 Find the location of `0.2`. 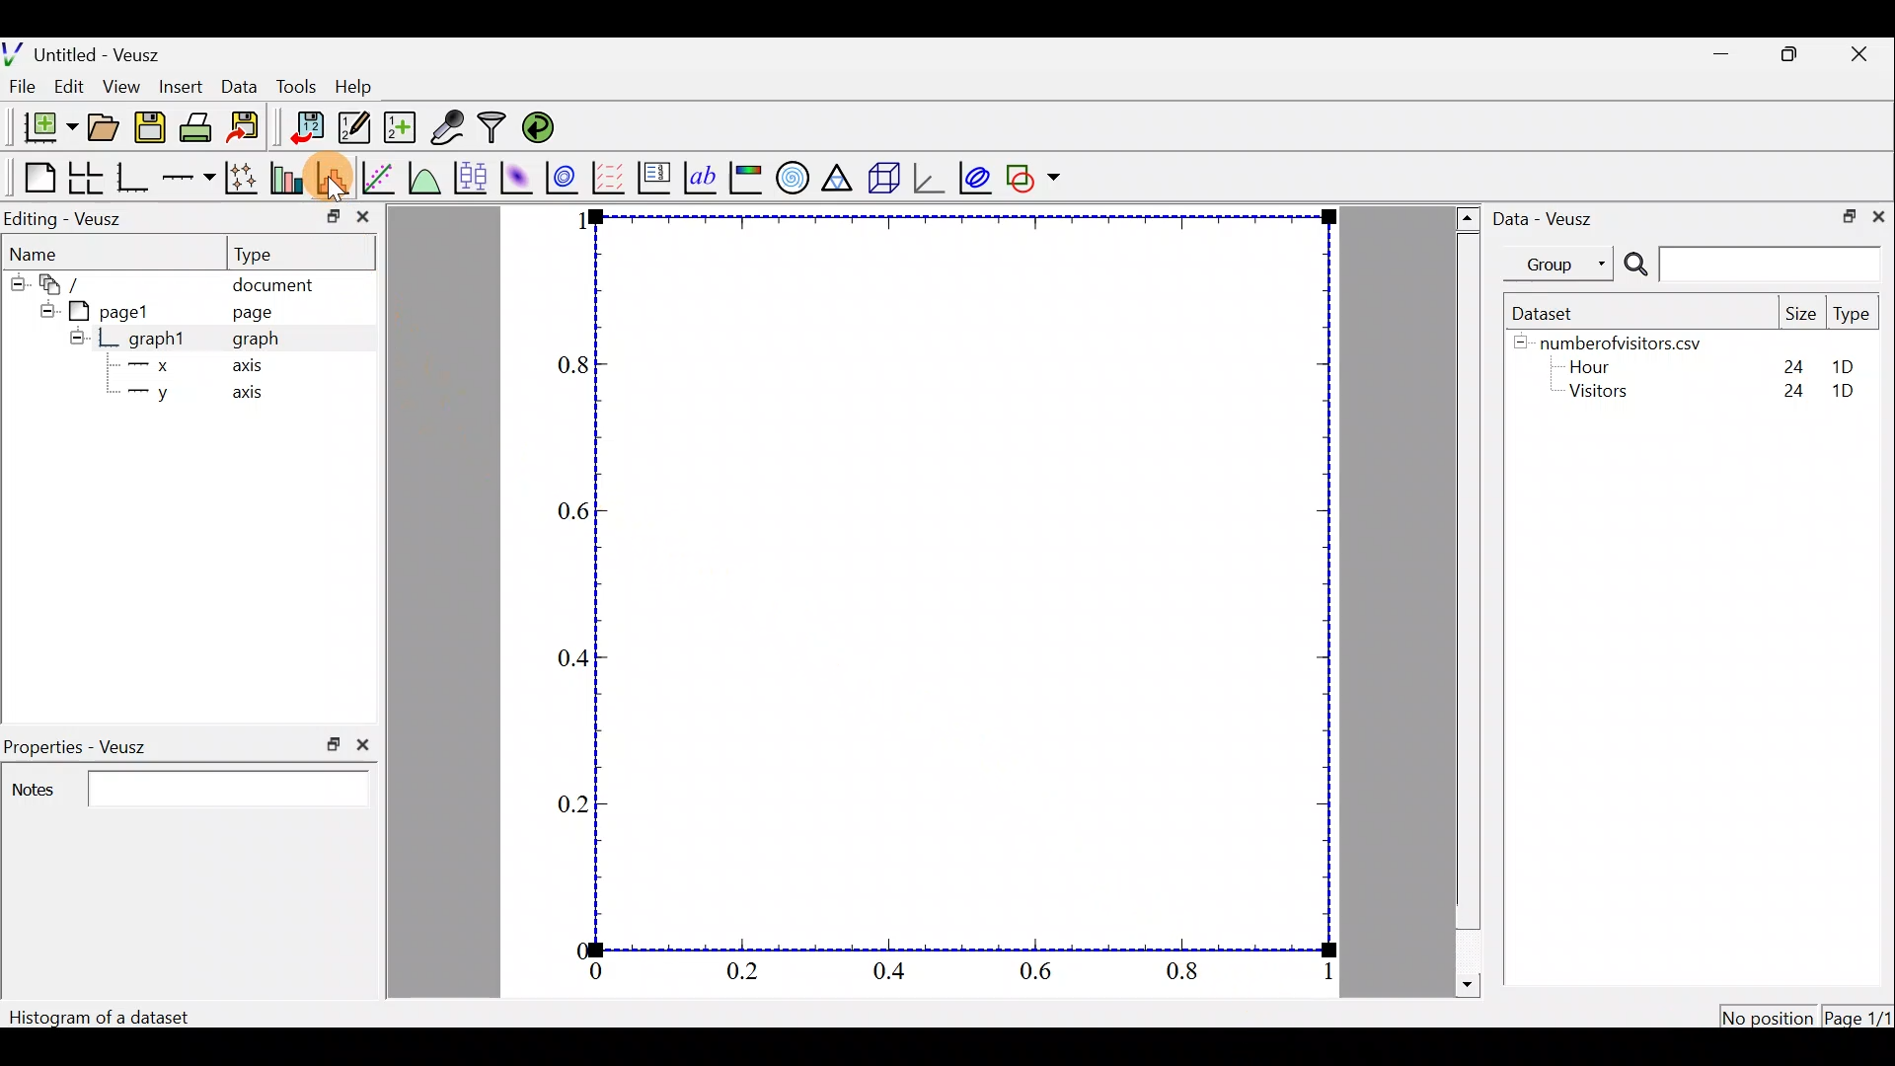

0.2 is located at coordinates (567, 806).